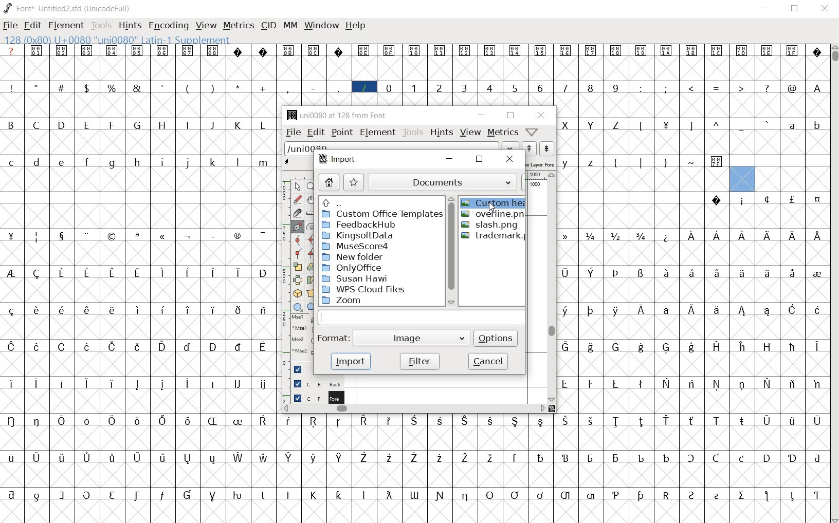  What do you see at coordinates (138, 162) in the screenshot?
I see `glyph` at bounding box center [138, 162].